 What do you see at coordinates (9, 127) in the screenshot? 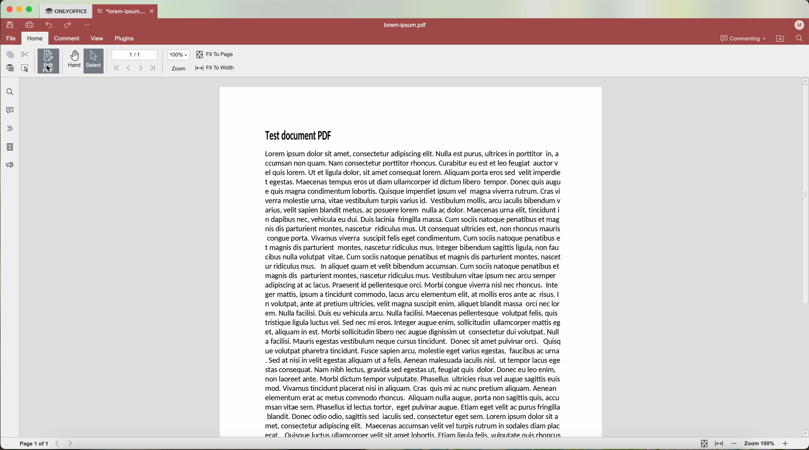
I see `heading` at bounding box center [9, 127].